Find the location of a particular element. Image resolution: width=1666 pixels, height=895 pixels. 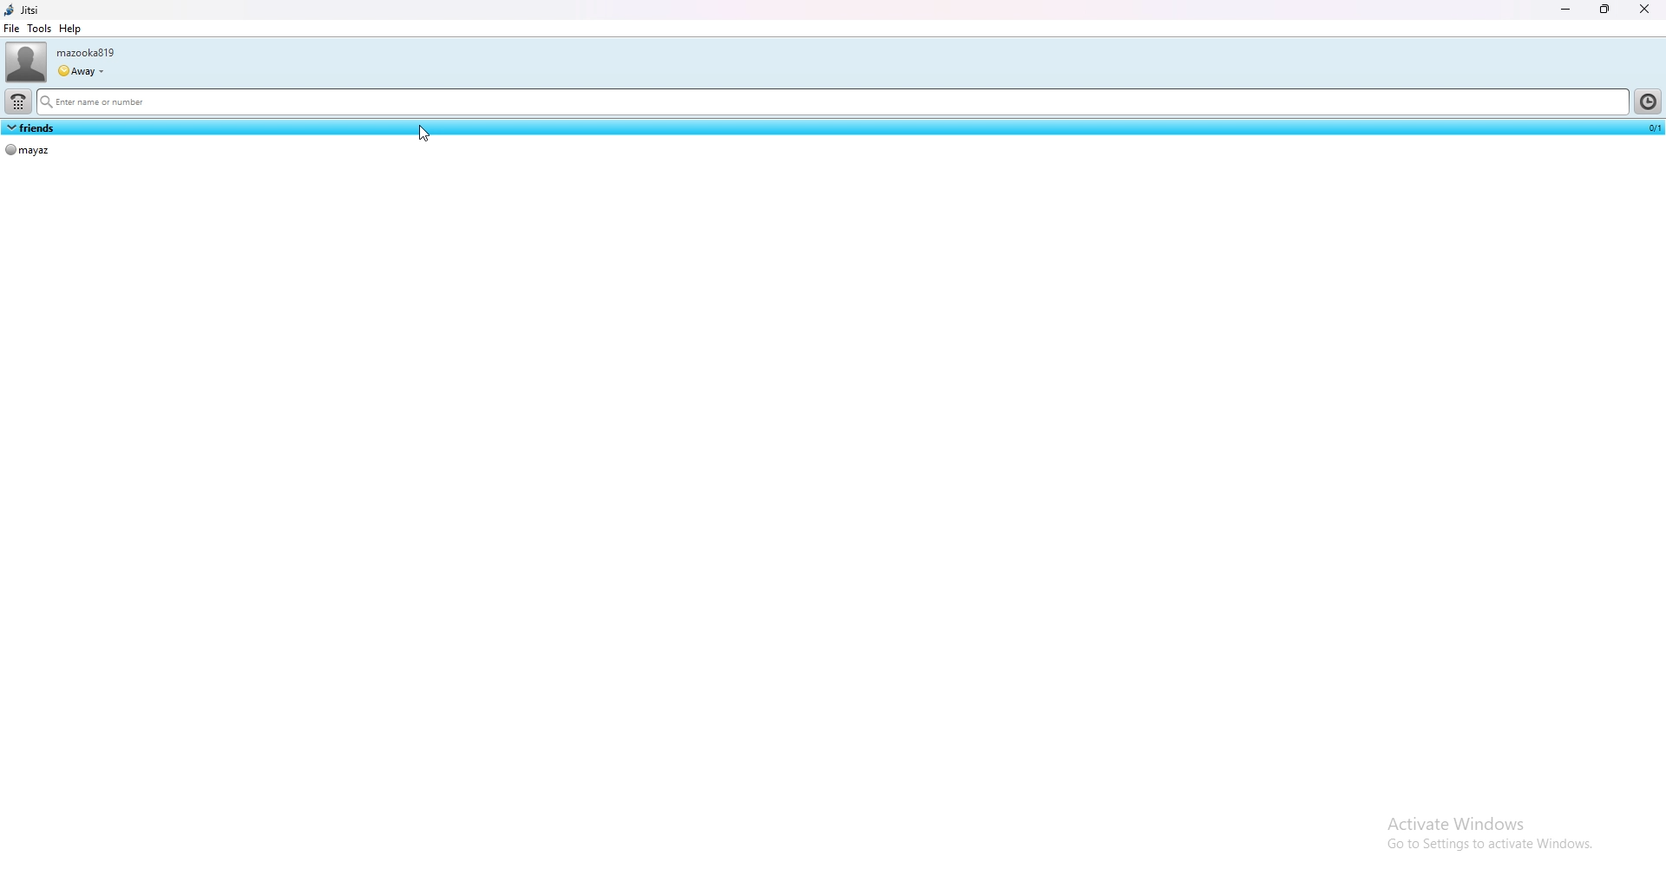

tools is located at coordinates (38, 28).